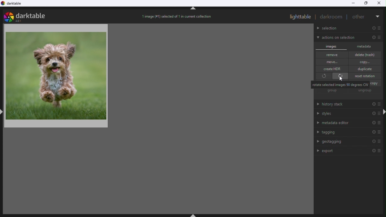 This screenshot has height=217, width=386. I want to click on remove, so click(332, 55).